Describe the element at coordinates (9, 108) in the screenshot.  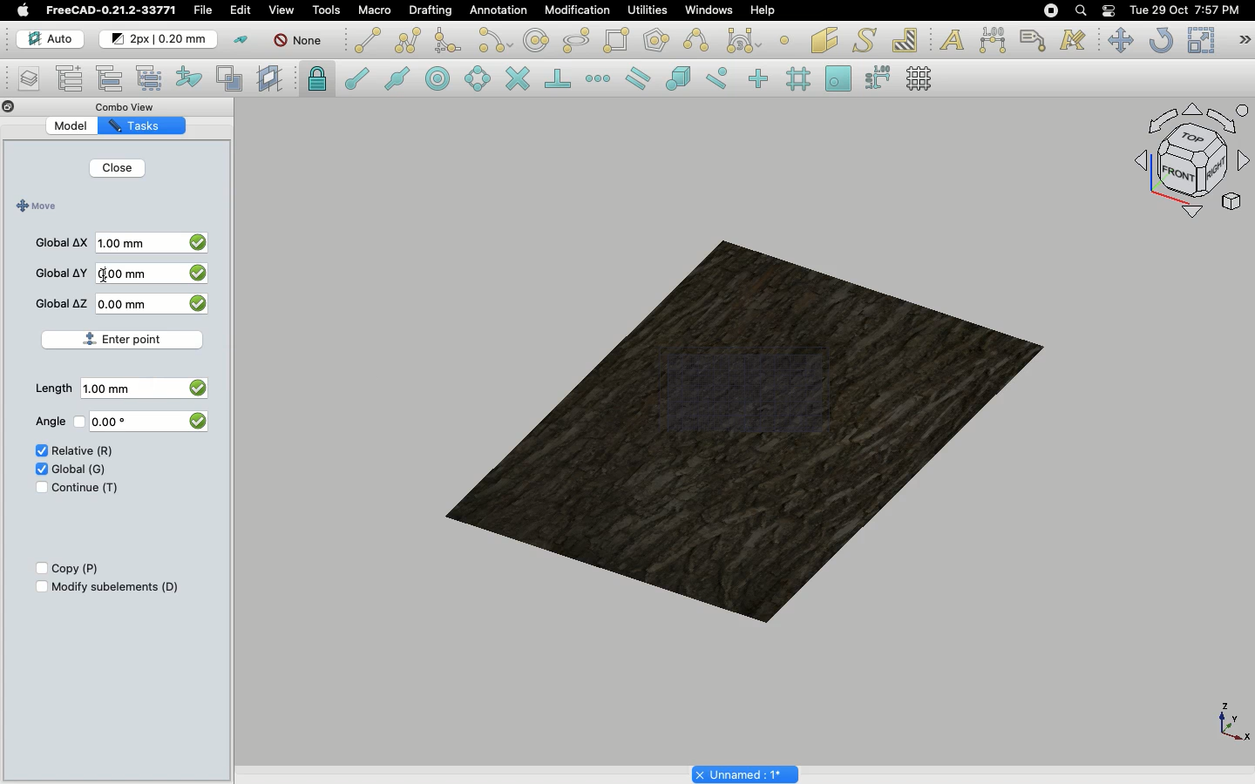
I see `Close` at that location.